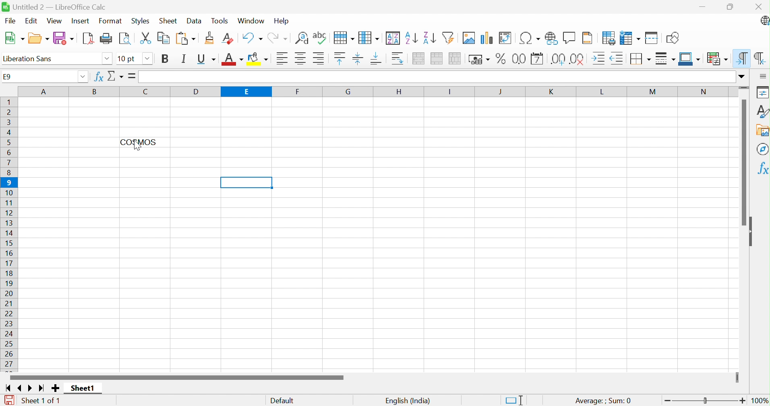 This screenshot has height=406, width=770. Describe the element at coordinates (318, 58) in the screenshot. I see `Align right` at that location.